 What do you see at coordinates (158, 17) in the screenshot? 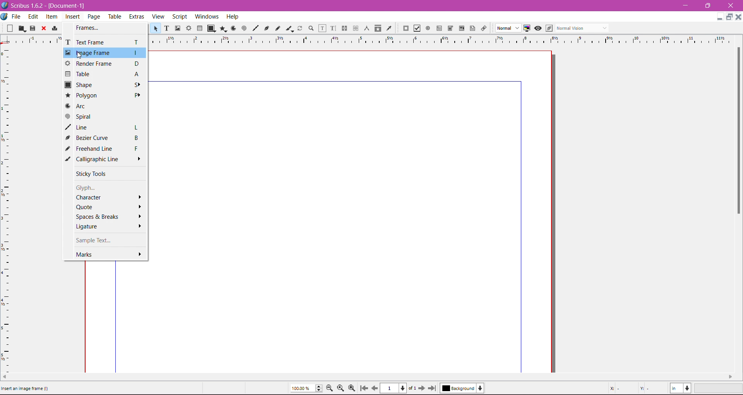
I see `View` at bounding box center [158, 17].